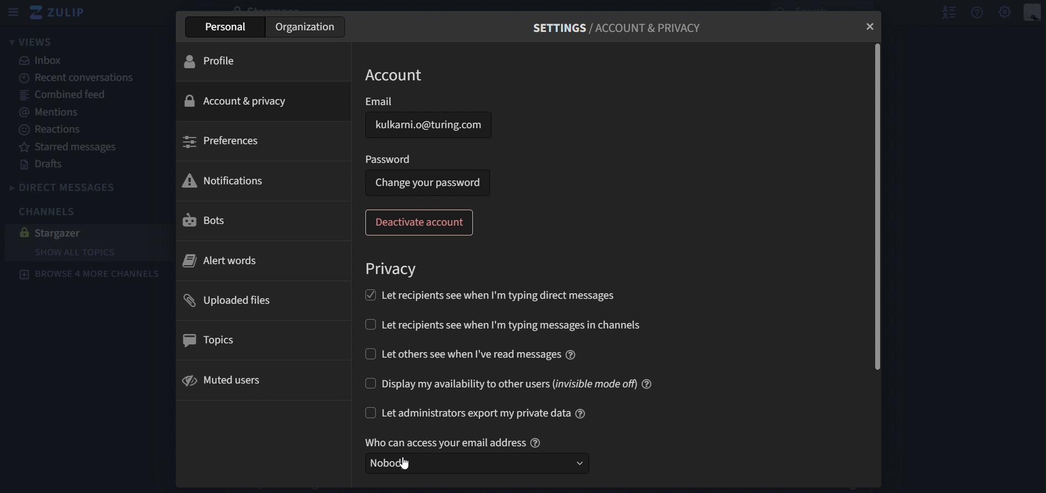 This screenshot has width=1046, height=493. I want to click on show all topics, so click(76, 252).